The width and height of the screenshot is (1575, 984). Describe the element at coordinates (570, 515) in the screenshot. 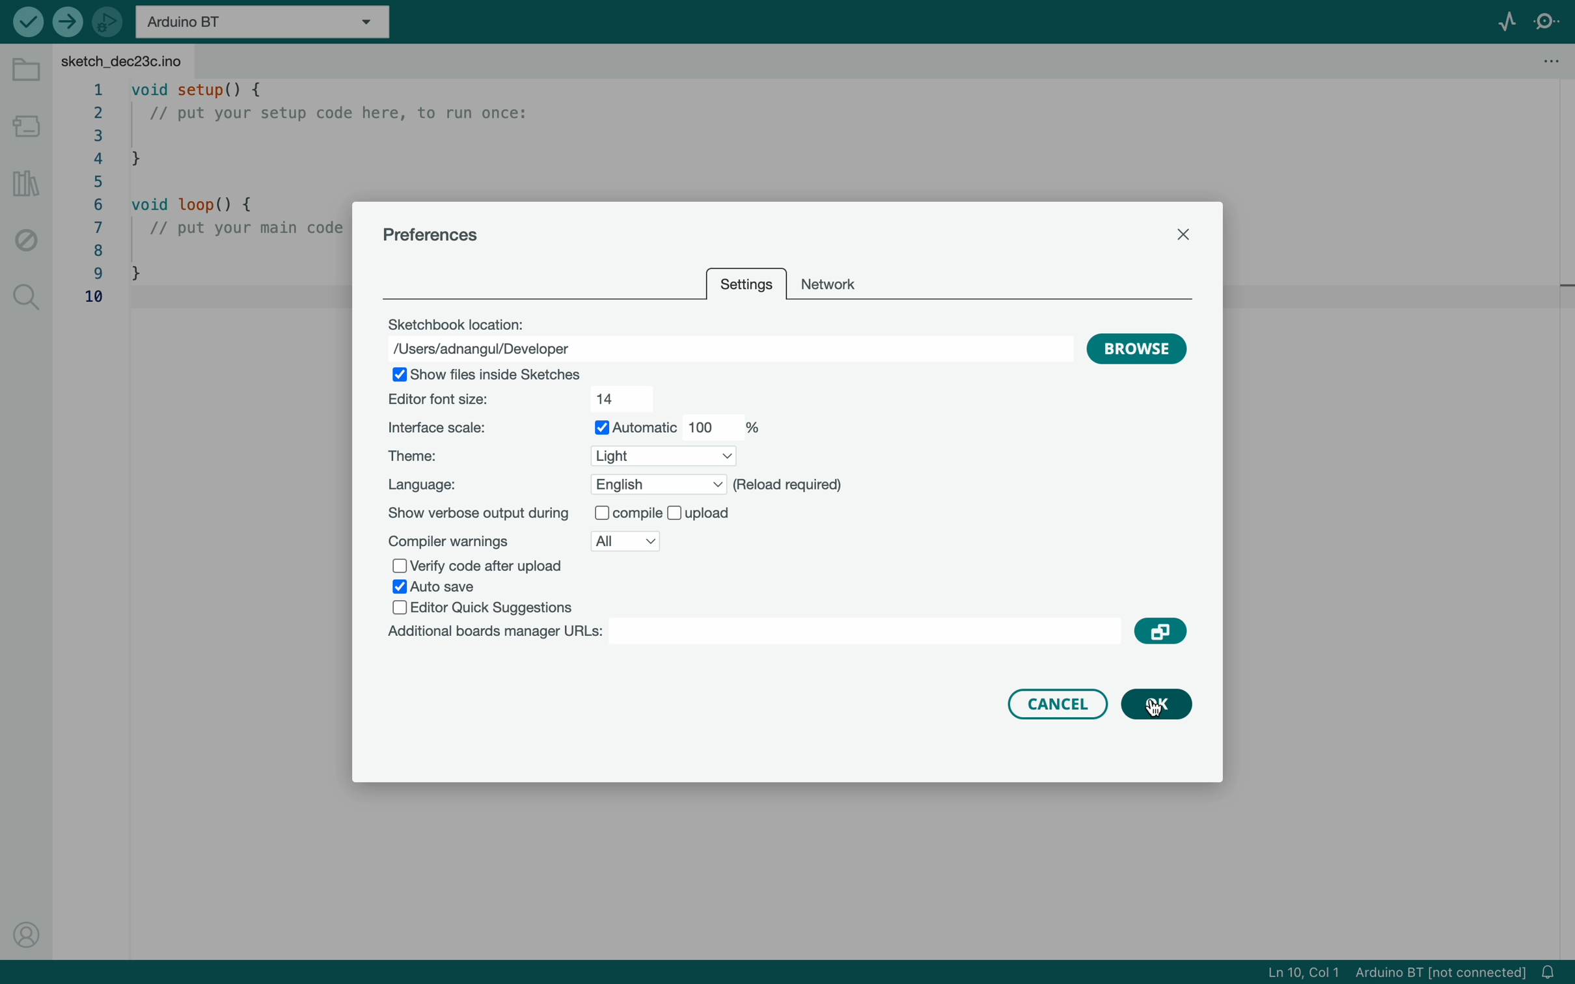

I see `show output` at that location.